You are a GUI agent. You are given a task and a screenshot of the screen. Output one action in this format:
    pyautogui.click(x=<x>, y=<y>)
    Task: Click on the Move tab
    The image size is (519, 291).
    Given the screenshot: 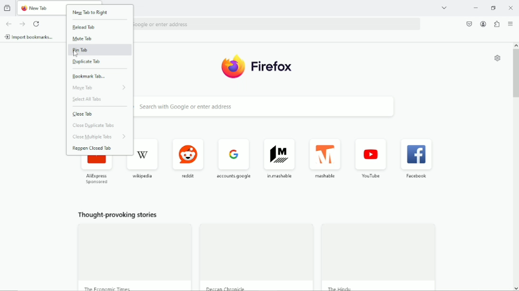 What is the action you would take?
    pyautogui.click(x=100, y=88)
    